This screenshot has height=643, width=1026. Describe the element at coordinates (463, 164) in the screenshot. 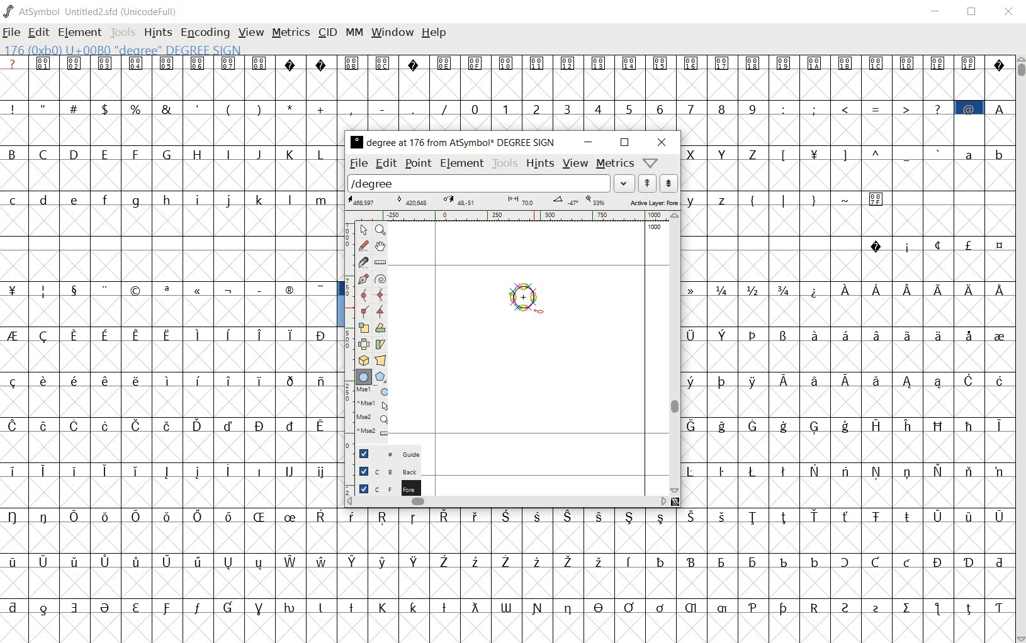

I see `element` at that location.